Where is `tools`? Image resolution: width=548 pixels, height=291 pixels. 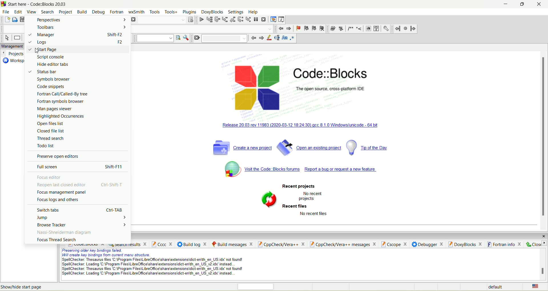
tools is located at coordinates (154, 12).